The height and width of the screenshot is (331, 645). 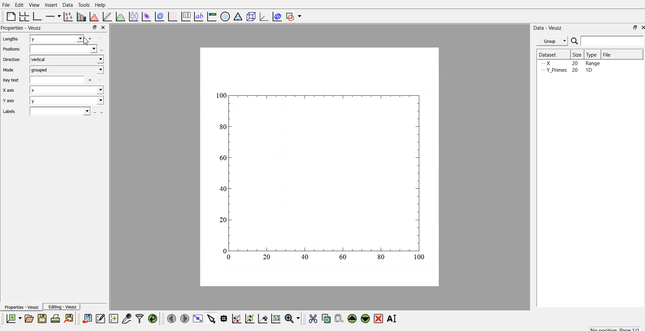 I want to click on Data - Veusz, so click(x=549, y=27).